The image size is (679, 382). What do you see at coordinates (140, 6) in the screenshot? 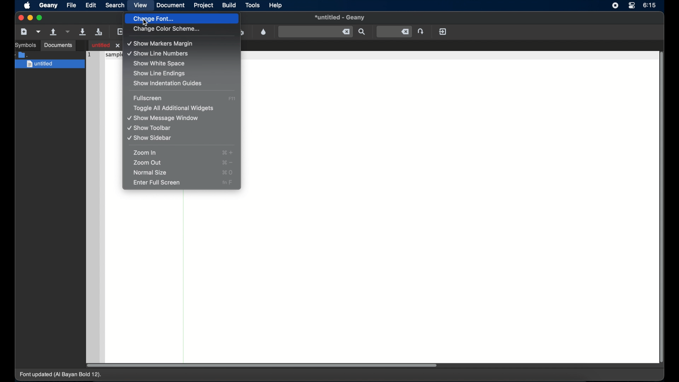
I see `view` at bounding box center [140, 6].